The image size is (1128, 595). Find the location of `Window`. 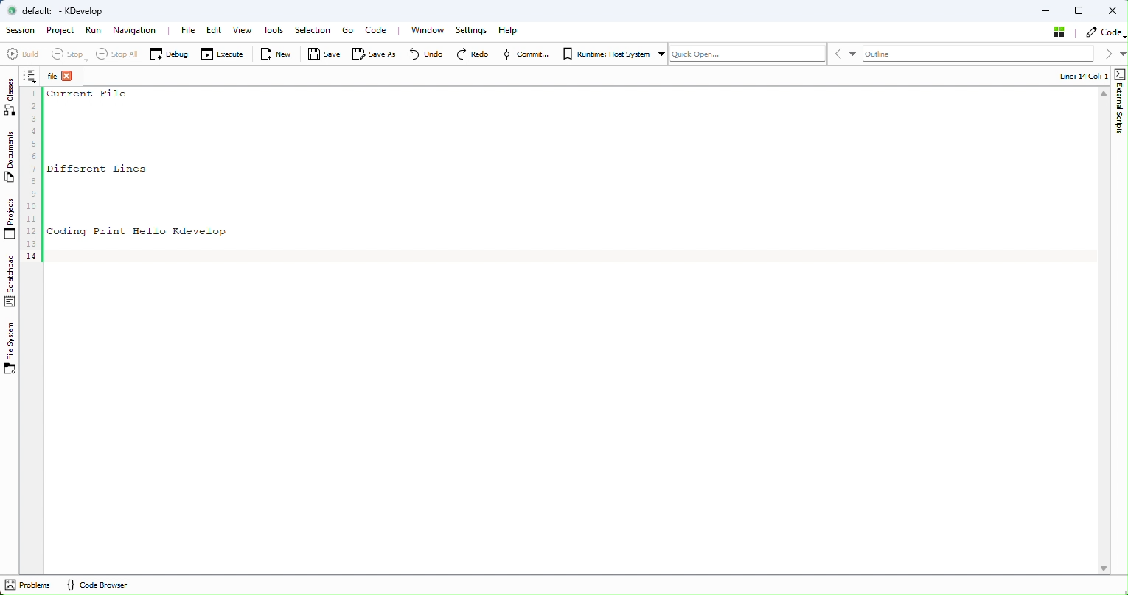

Window is located at coordinates (431, 30).